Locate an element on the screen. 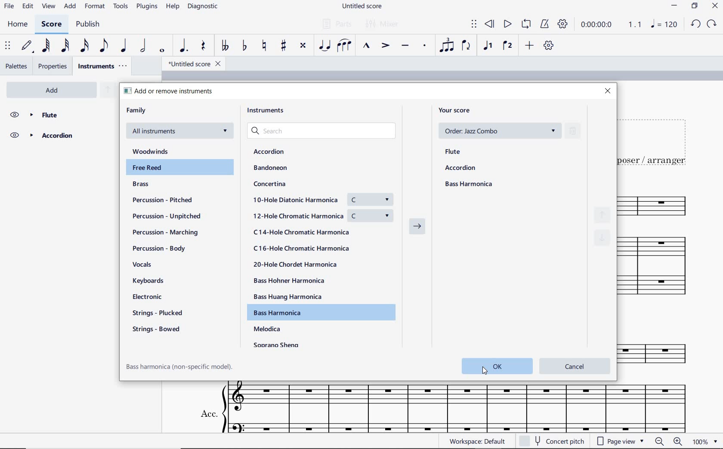 This screenshot has height=449, width=723. play is located at coordinates (507, 25).